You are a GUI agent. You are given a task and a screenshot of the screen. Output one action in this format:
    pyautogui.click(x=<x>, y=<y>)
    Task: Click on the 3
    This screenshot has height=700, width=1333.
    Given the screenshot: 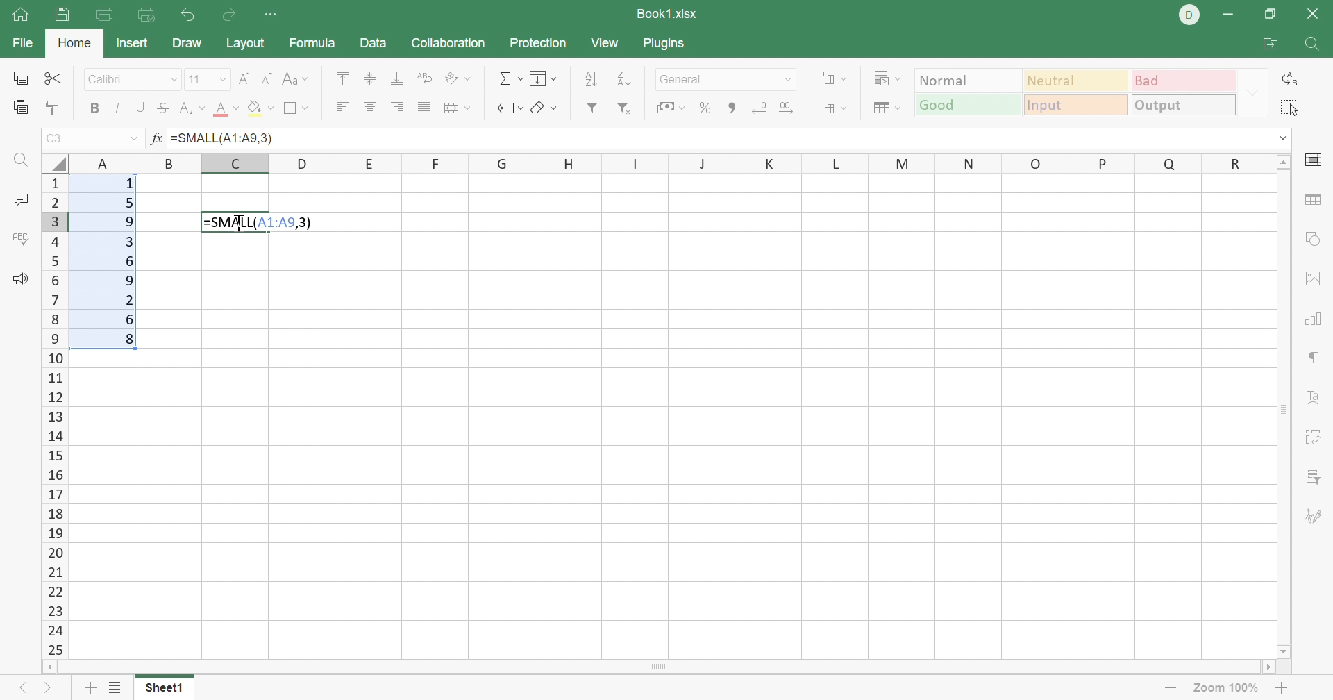 What is the action you would take?
    pyautogui.click(x=129, y=243)
    